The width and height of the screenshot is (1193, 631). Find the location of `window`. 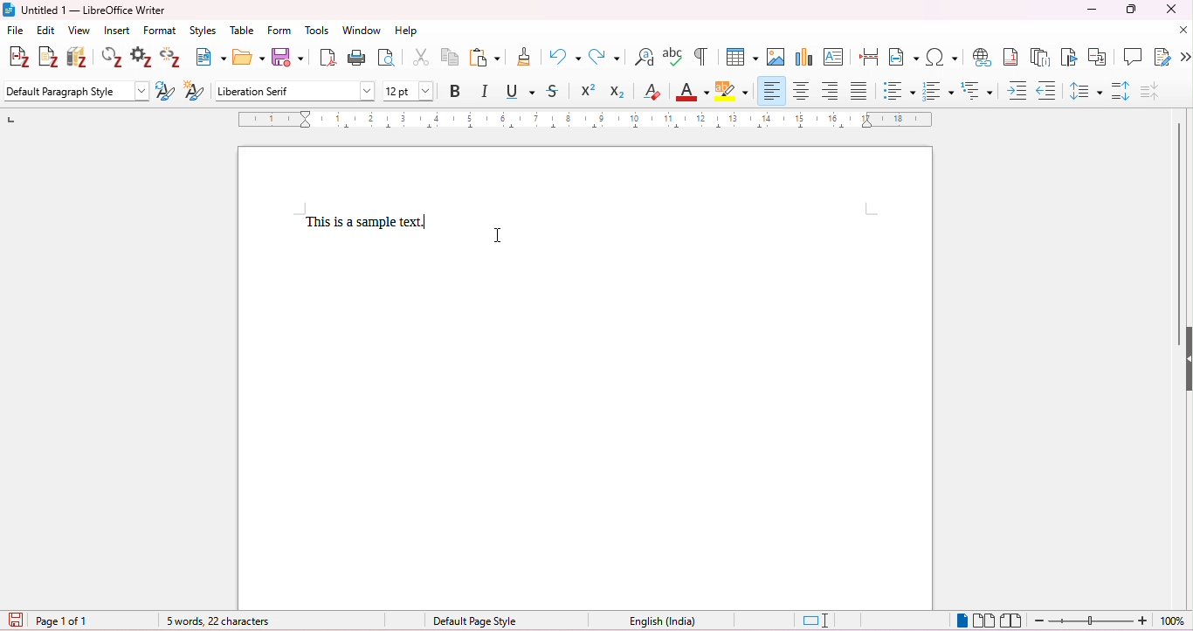

window is located at coordinates (363, 31).